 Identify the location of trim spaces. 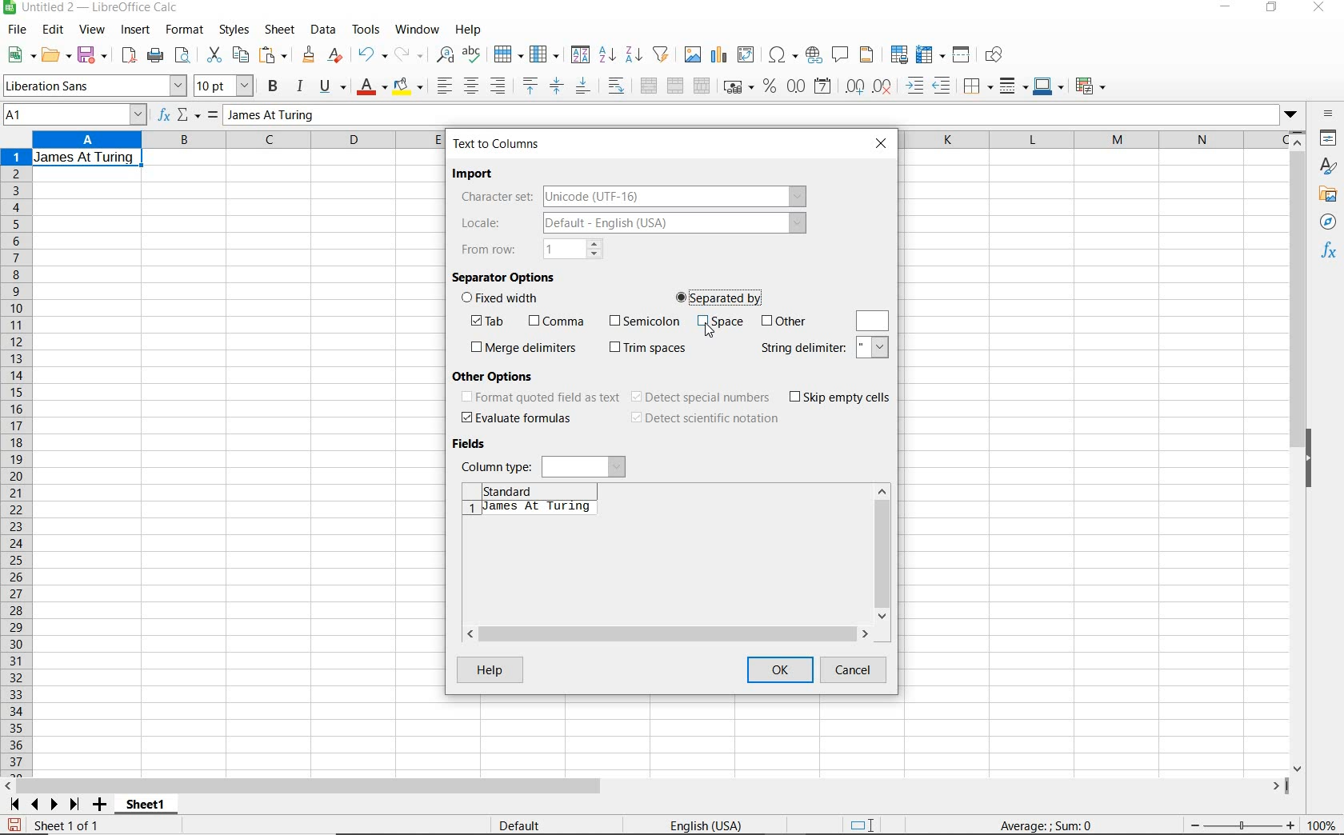
(649, 349).